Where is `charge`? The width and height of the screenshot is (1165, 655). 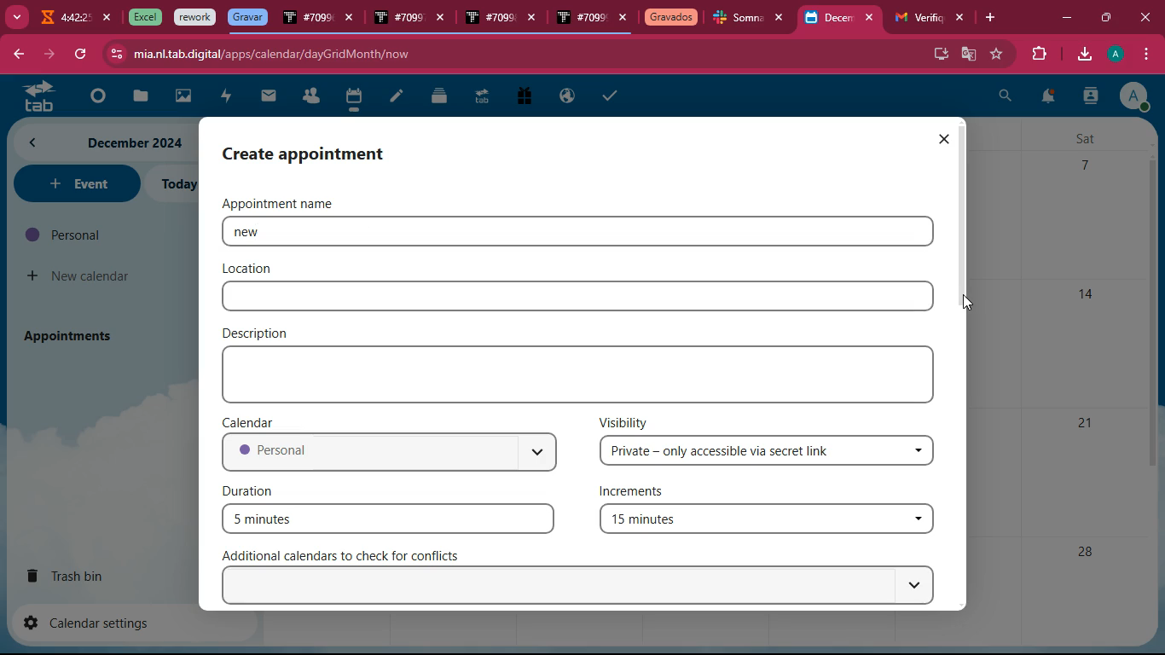
charge is located at coordinates (225, 97).